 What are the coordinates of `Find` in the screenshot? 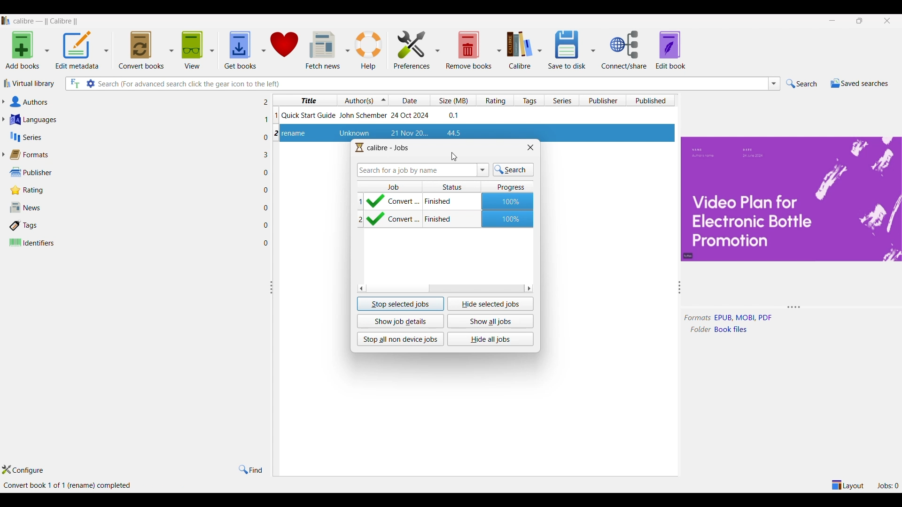 It's located at (251, 470).